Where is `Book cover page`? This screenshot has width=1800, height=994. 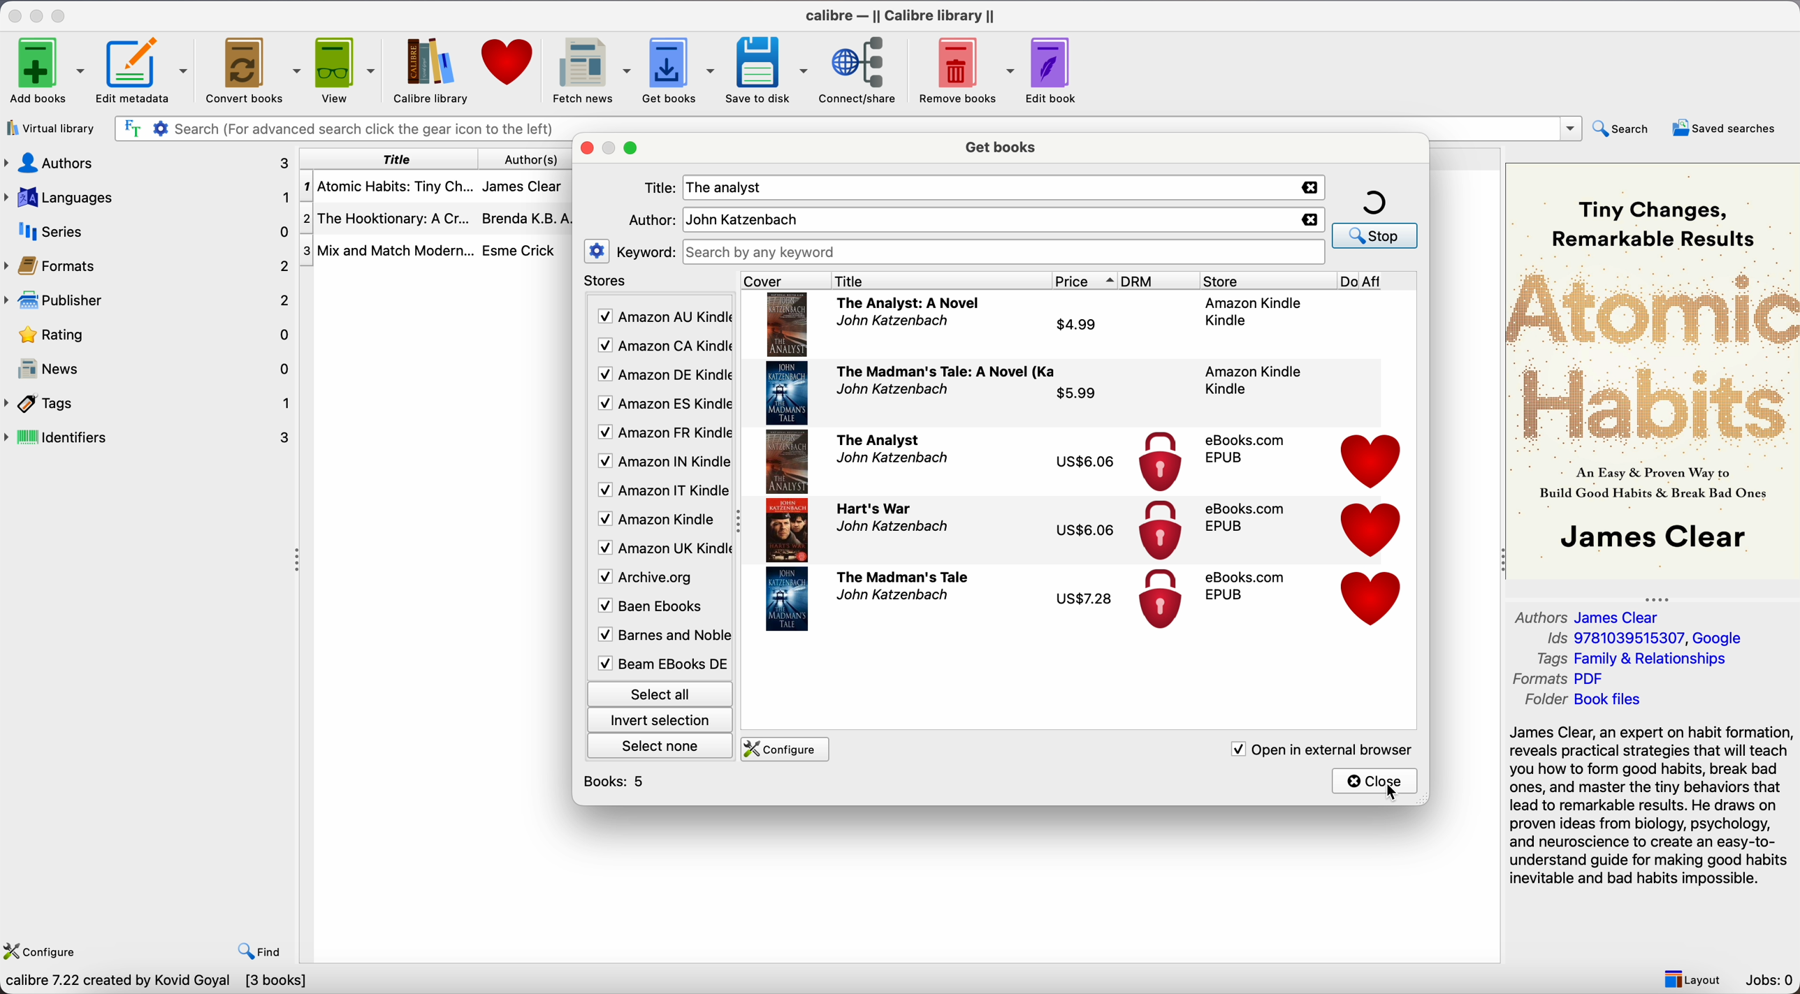
Book cover page is located at coordinates (787, 599).